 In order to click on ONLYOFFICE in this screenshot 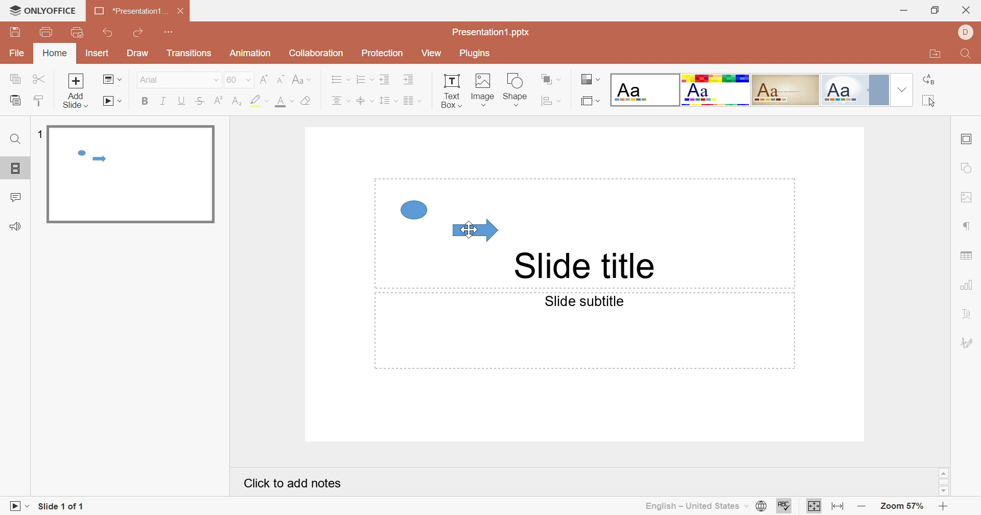, I will do `click(41, 10)`.